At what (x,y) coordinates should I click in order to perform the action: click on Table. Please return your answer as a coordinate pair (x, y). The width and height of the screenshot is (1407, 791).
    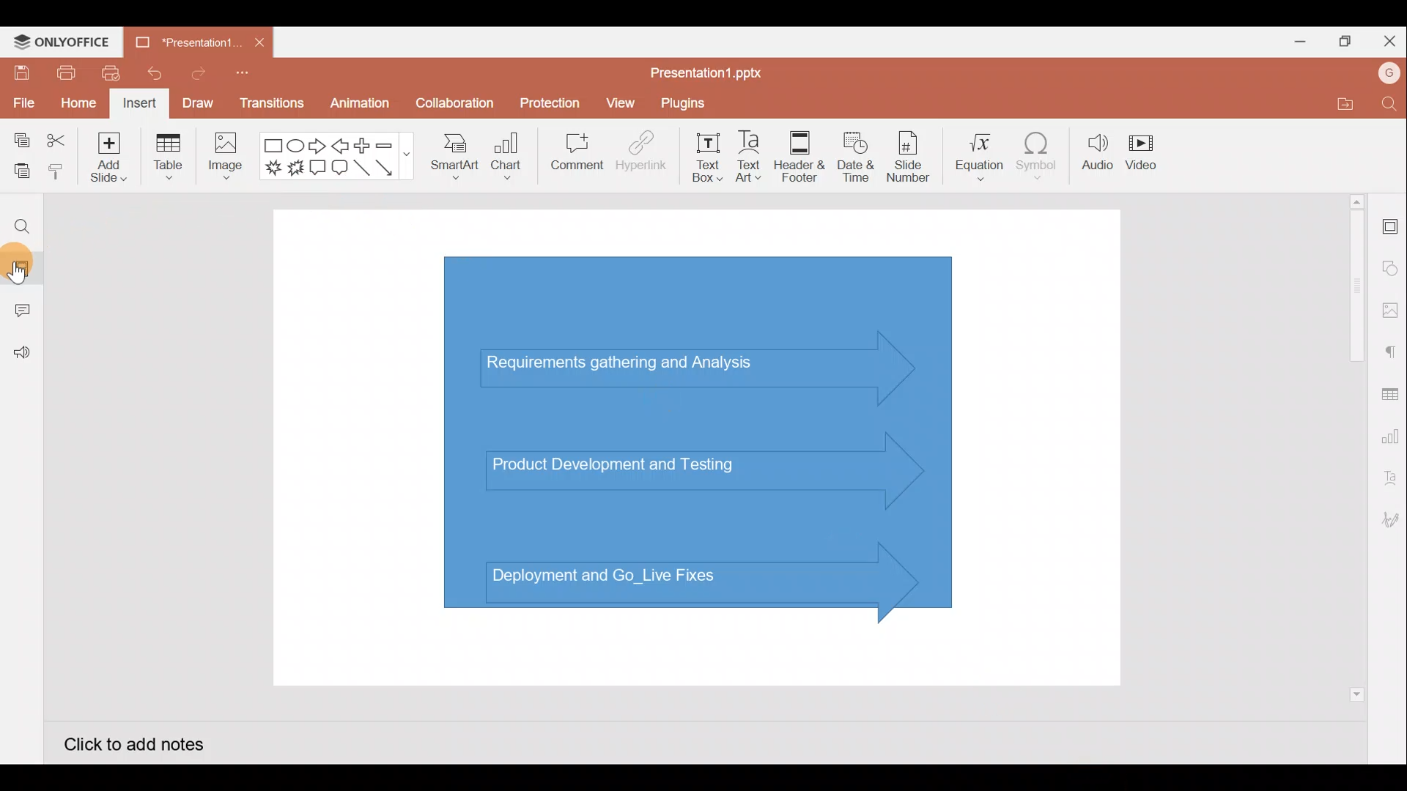
    Looking at the image, I should click on (168, 160).